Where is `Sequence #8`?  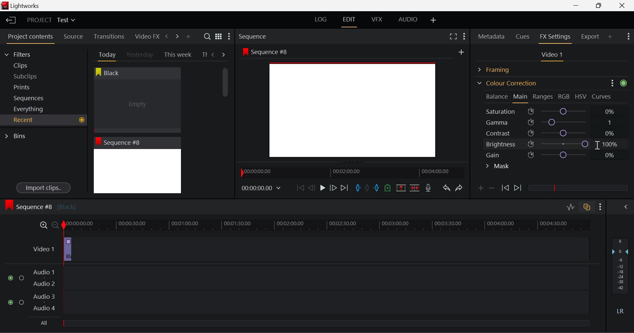
Sequence #8 is located at coordinates (40, 205).